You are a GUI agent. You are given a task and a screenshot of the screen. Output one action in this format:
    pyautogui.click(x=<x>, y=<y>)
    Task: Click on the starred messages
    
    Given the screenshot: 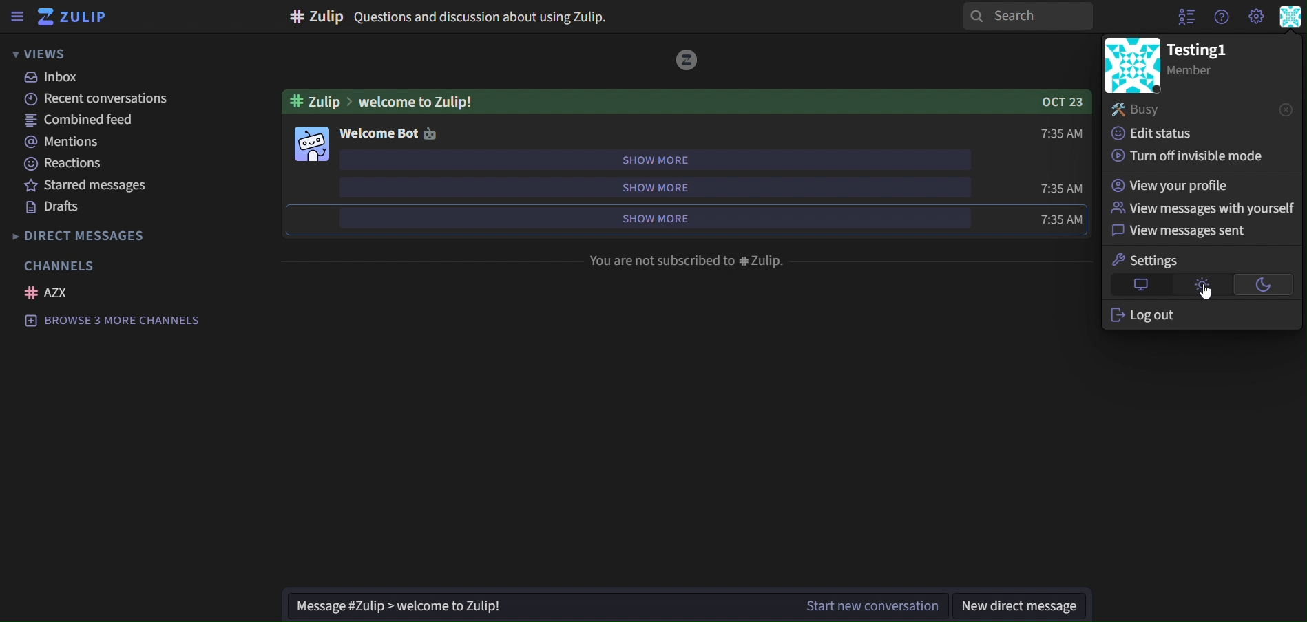 What is the action you would take?
    pyautogui.click(x=89, y=186)
    